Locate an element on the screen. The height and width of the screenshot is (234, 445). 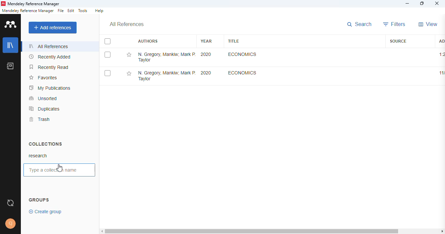
library is located at coordinates (11, 45).